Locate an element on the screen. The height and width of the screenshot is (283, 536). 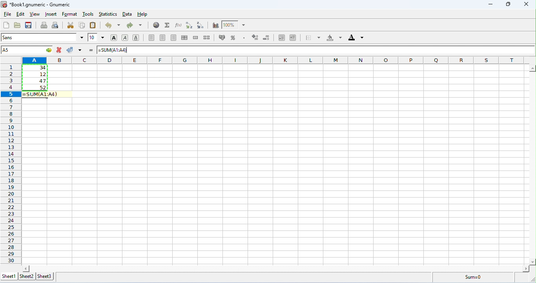
selected cell number is located at coordinates (27, 50).